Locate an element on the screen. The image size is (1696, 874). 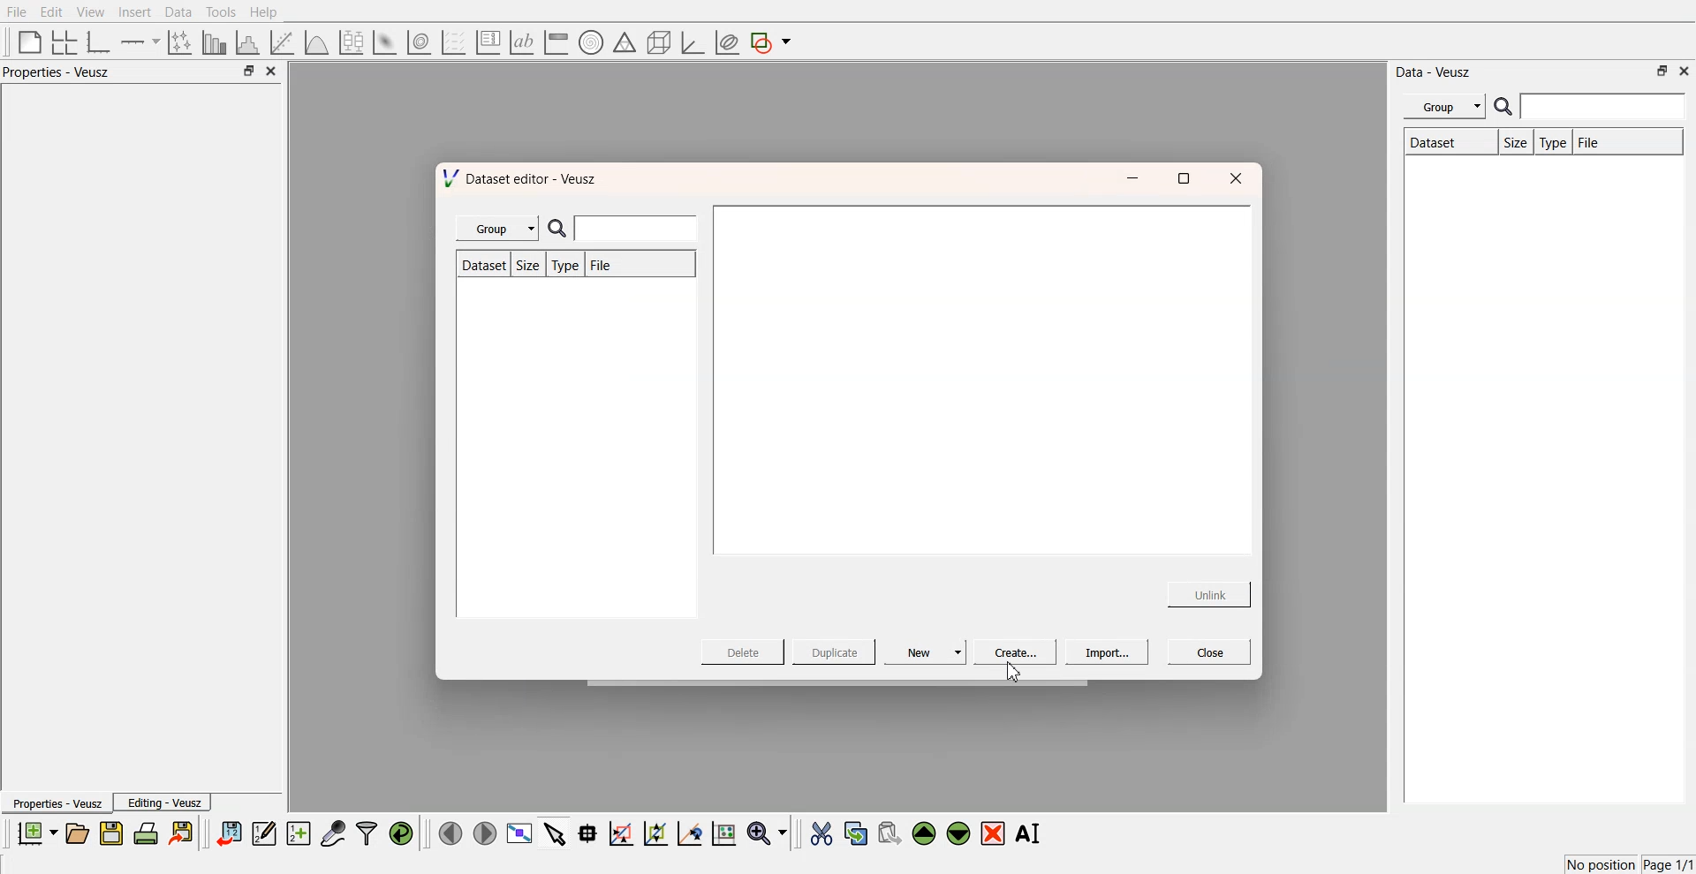
zoom funtions is located at coordinates (767, 834).